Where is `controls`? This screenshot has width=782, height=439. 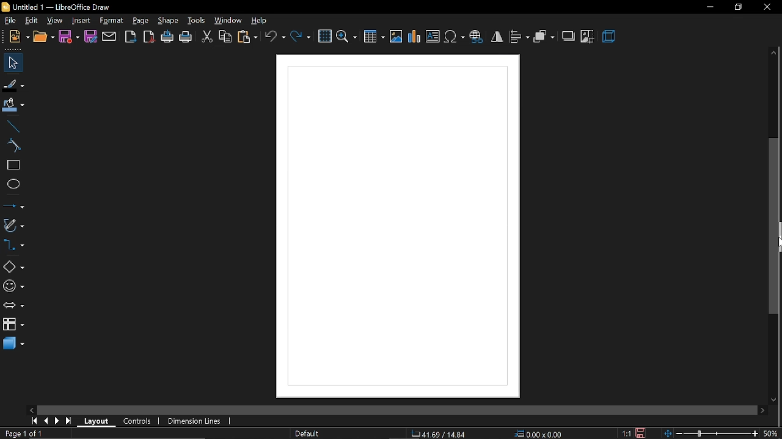 controls is located at coordinates (136, 422).